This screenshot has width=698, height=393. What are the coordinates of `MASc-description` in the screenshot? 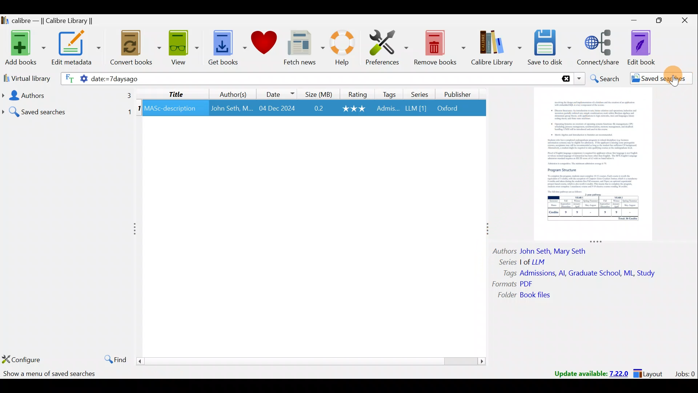 It's located at (171, 110).